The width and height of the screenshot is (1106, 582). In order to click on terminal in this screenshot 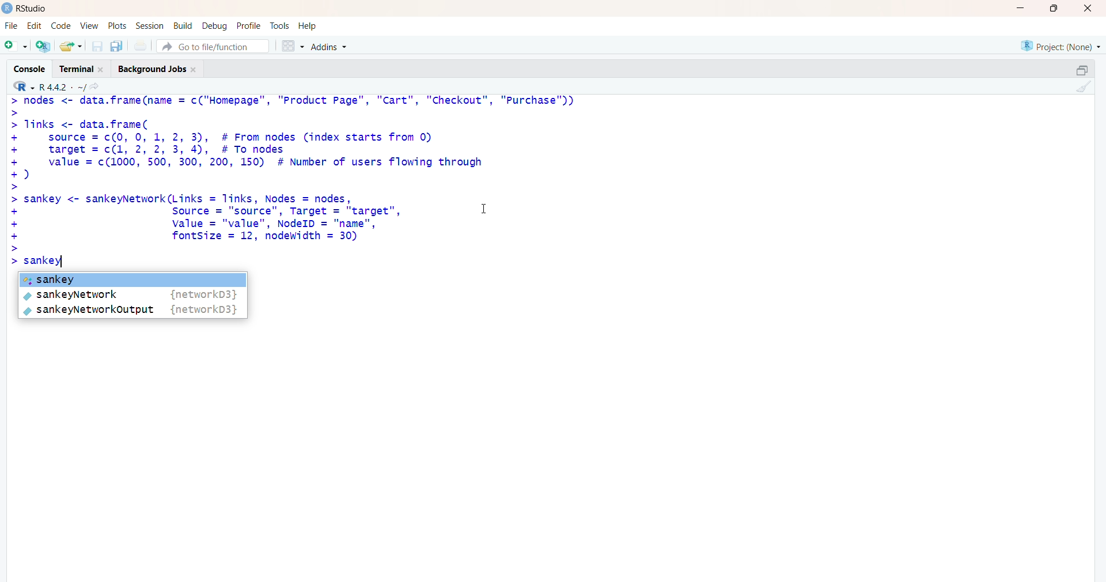, I will do `click(79, 69)`.